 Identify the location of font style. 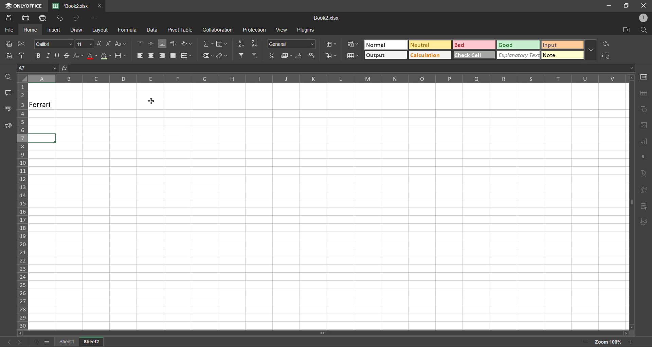
(54, 44).